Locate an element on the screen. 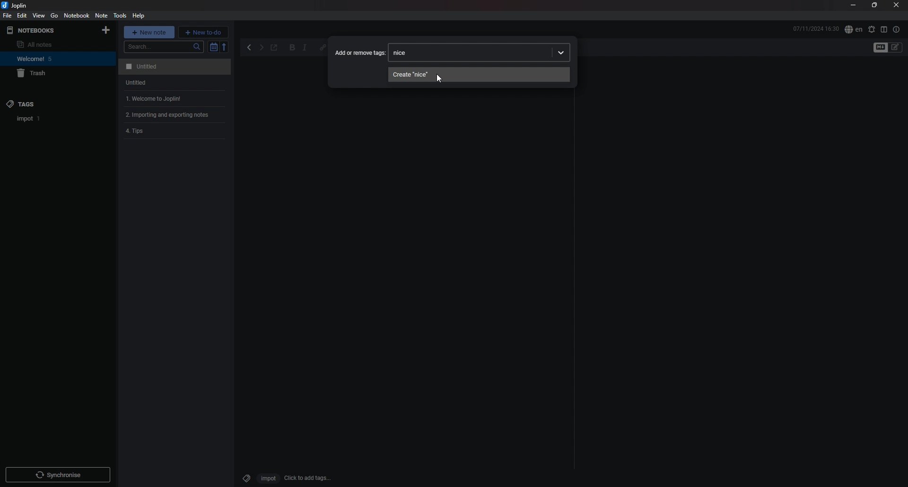 This screenshot has width=908, height=487. tags is located at coordinates (46, 104).